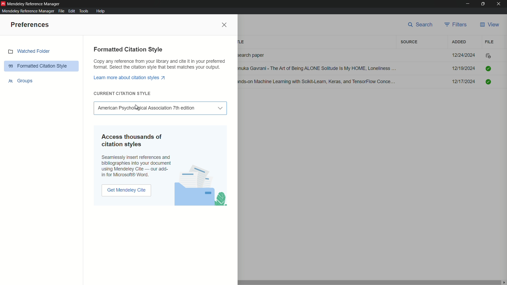 The width and height of the screenshot is (507, 285). Describe the element at coordinates (225, 24) in the screenshot. I see `close` at that location.